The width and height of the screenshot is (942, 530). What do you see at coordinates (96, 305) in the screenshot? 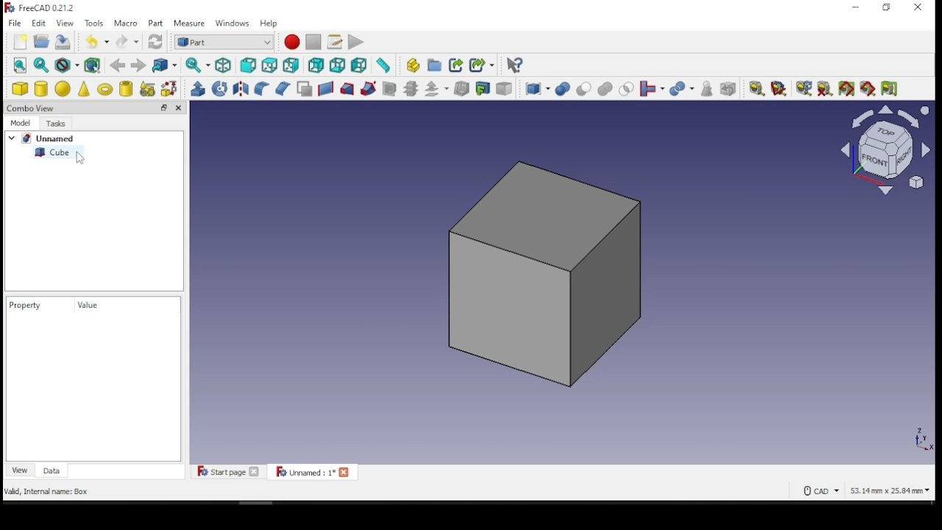
I see `value` at bounding box center [96, 305].